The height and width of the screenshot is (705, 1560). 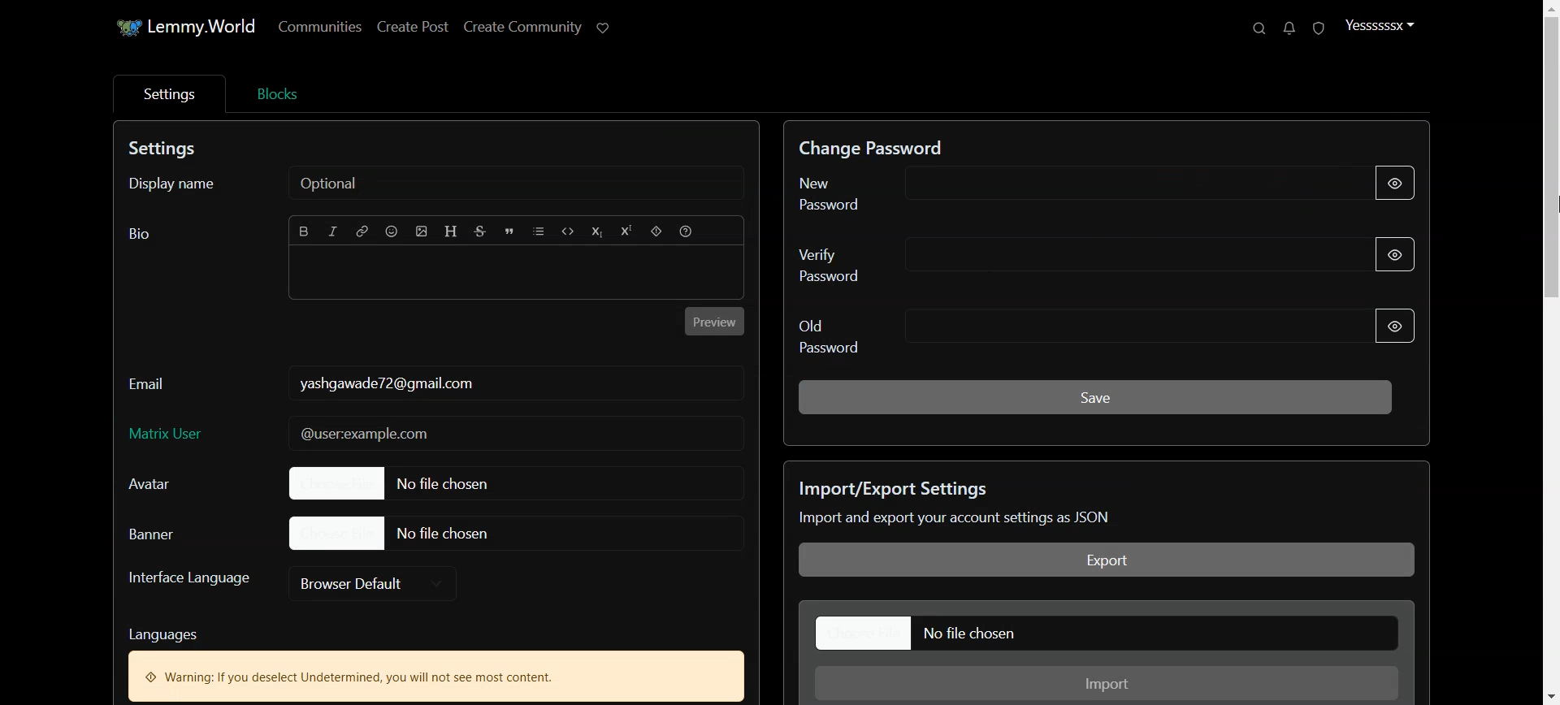 What do you see at coordinates (686, 231) in the screenshot?
I see `Formatting help` at bounding box center [686, 231].